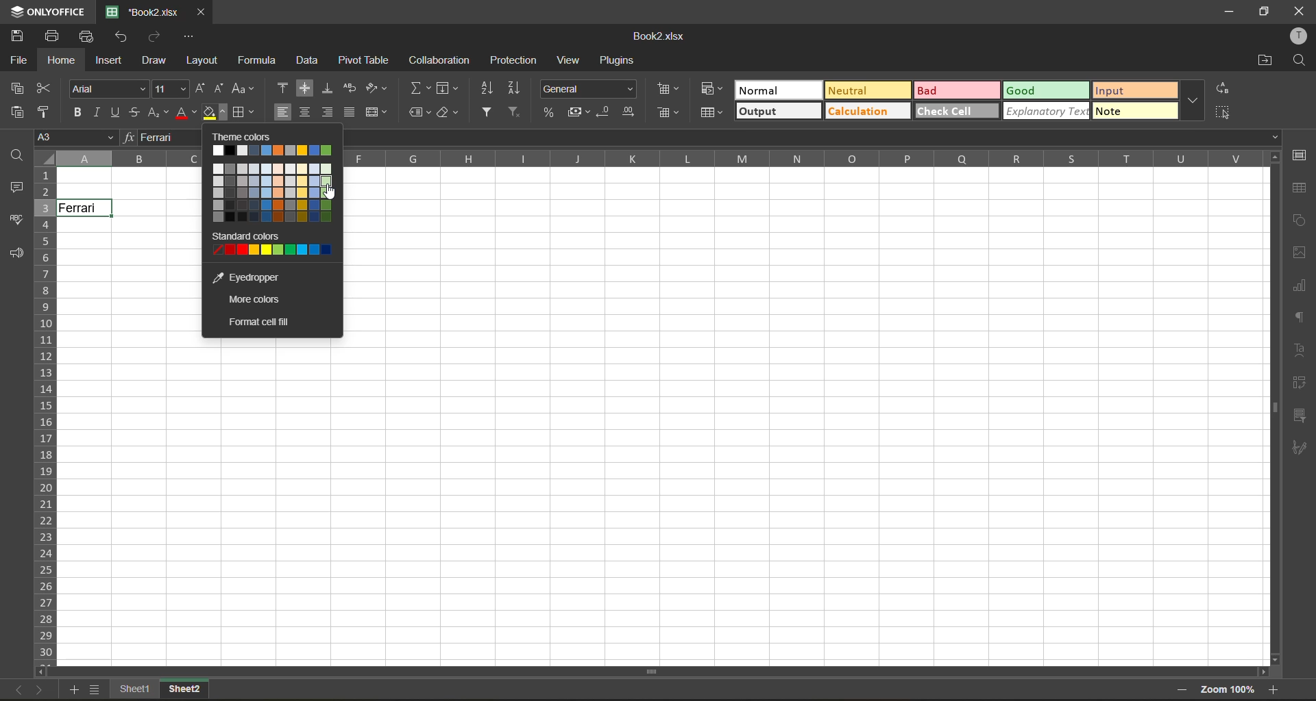  Describe the element at coordinates (1265, 61) in the screenshot. I see `open location` at that location.